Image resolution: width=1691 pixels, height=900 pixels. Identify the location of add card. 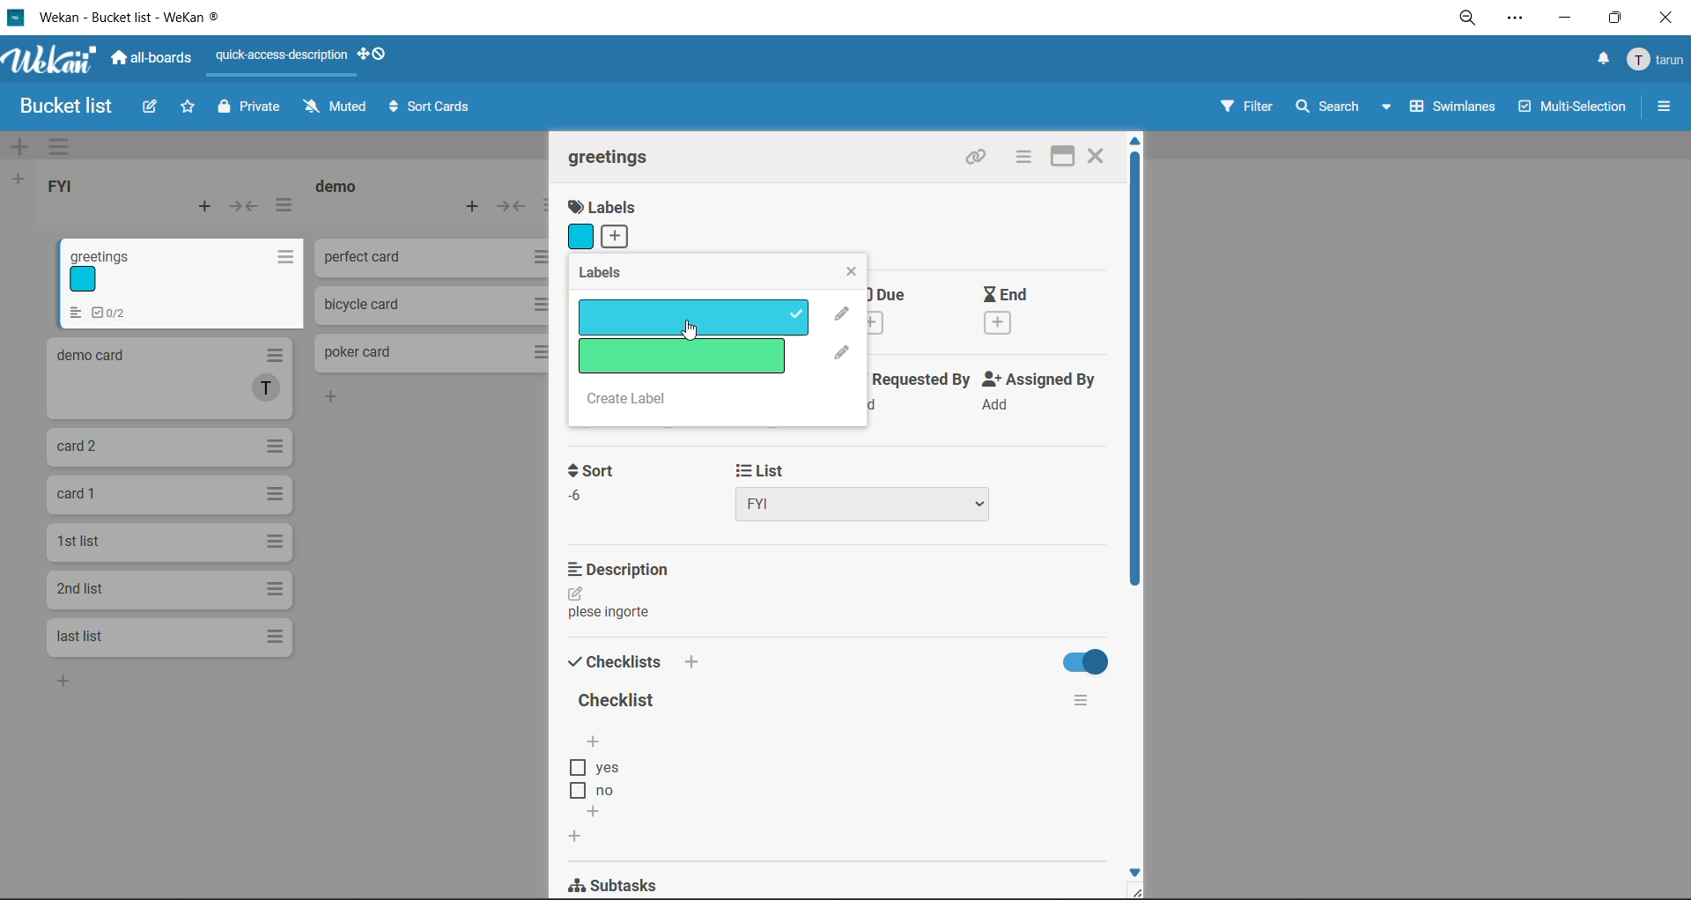
(201, 204).